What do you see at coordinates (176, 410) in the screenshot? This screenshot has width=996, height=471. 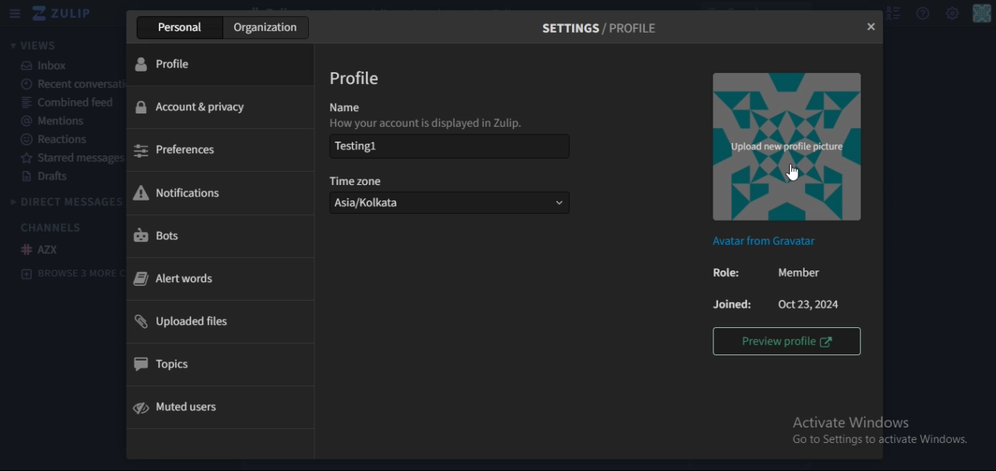 I see `mute users` at bounding box center [176, 410].